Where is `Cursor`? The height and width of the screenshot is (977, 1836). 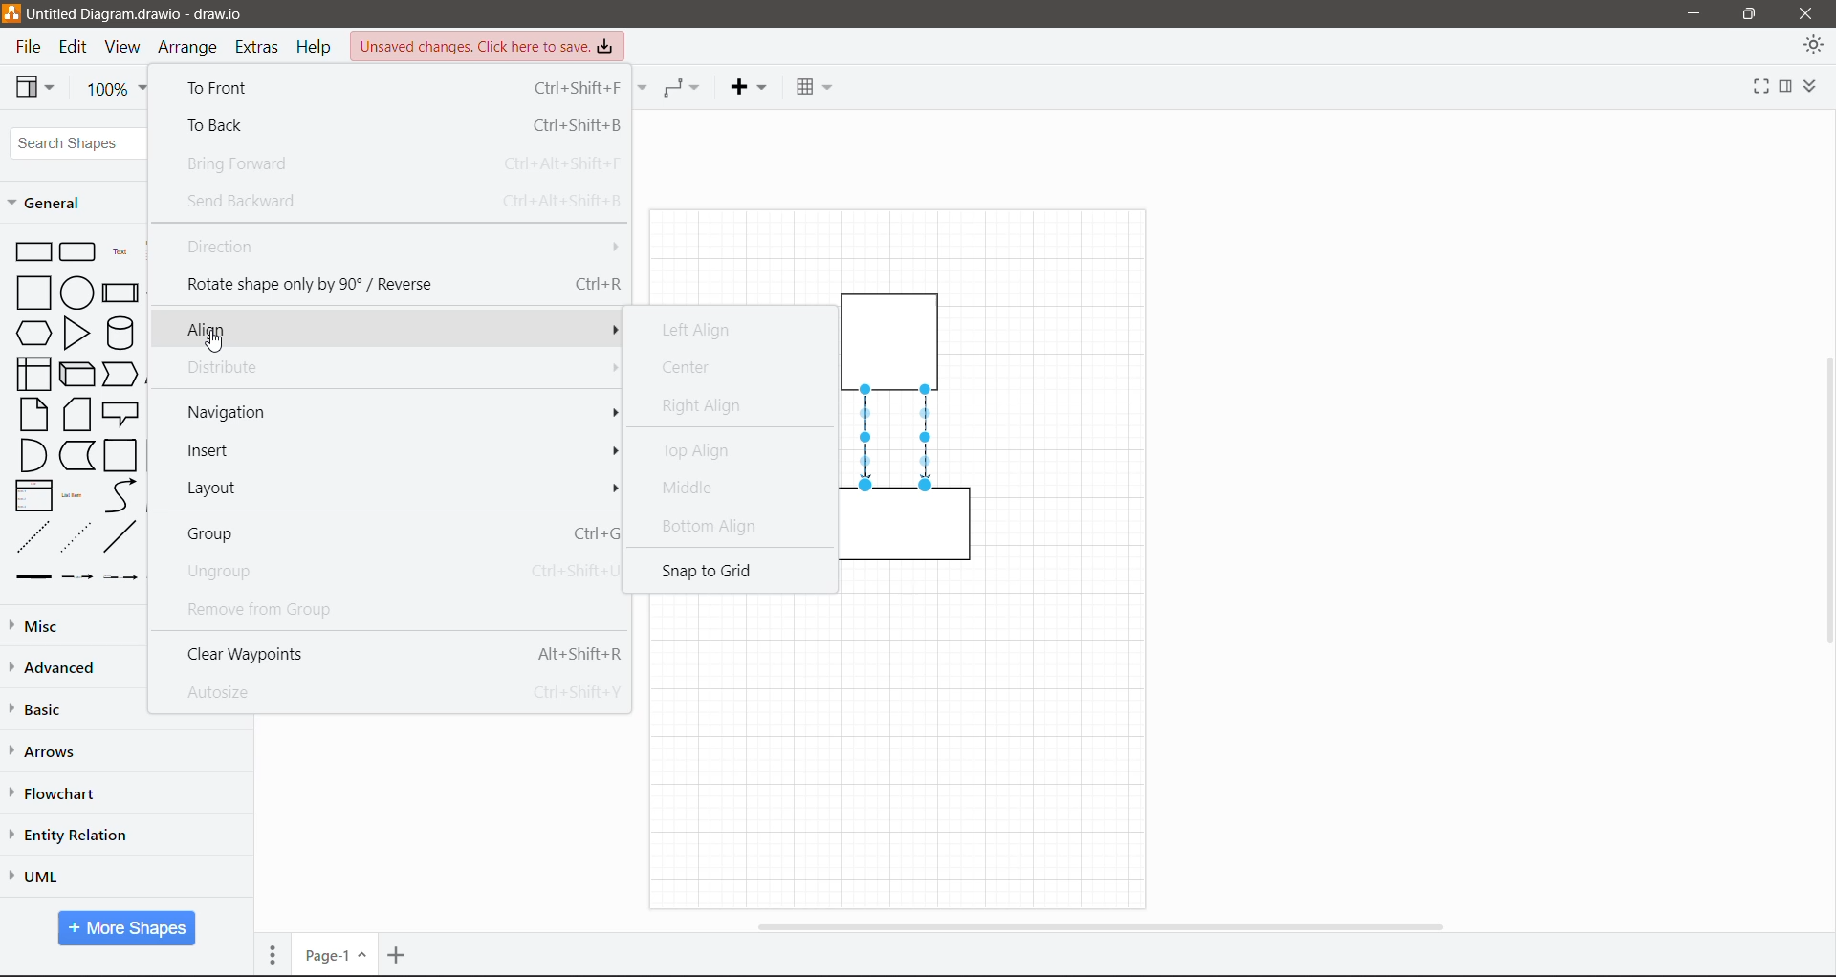 Cursor is located at coordinates (226, 343).